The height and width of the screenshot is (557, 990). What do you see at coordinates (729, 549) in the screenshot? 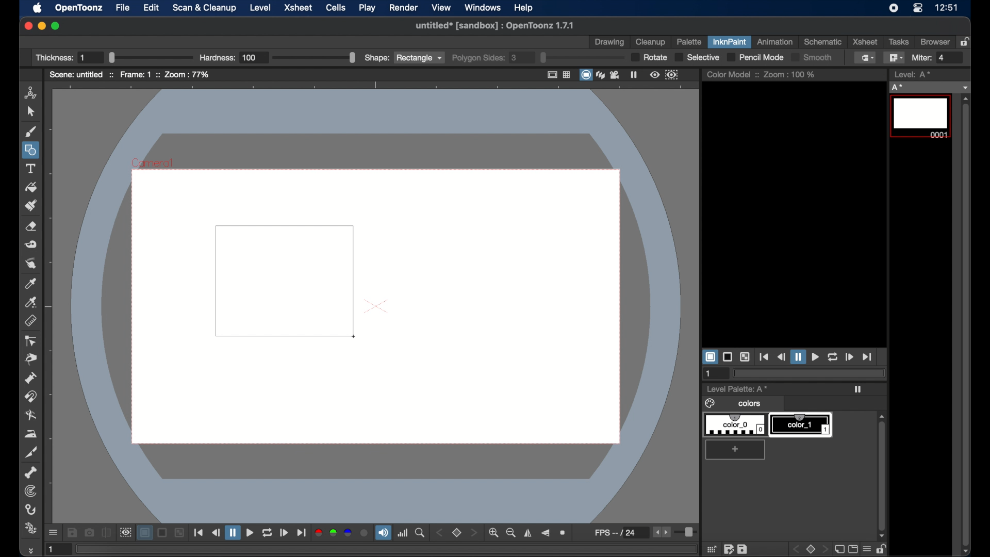
I see `edit` at bounding box center [729, 549].